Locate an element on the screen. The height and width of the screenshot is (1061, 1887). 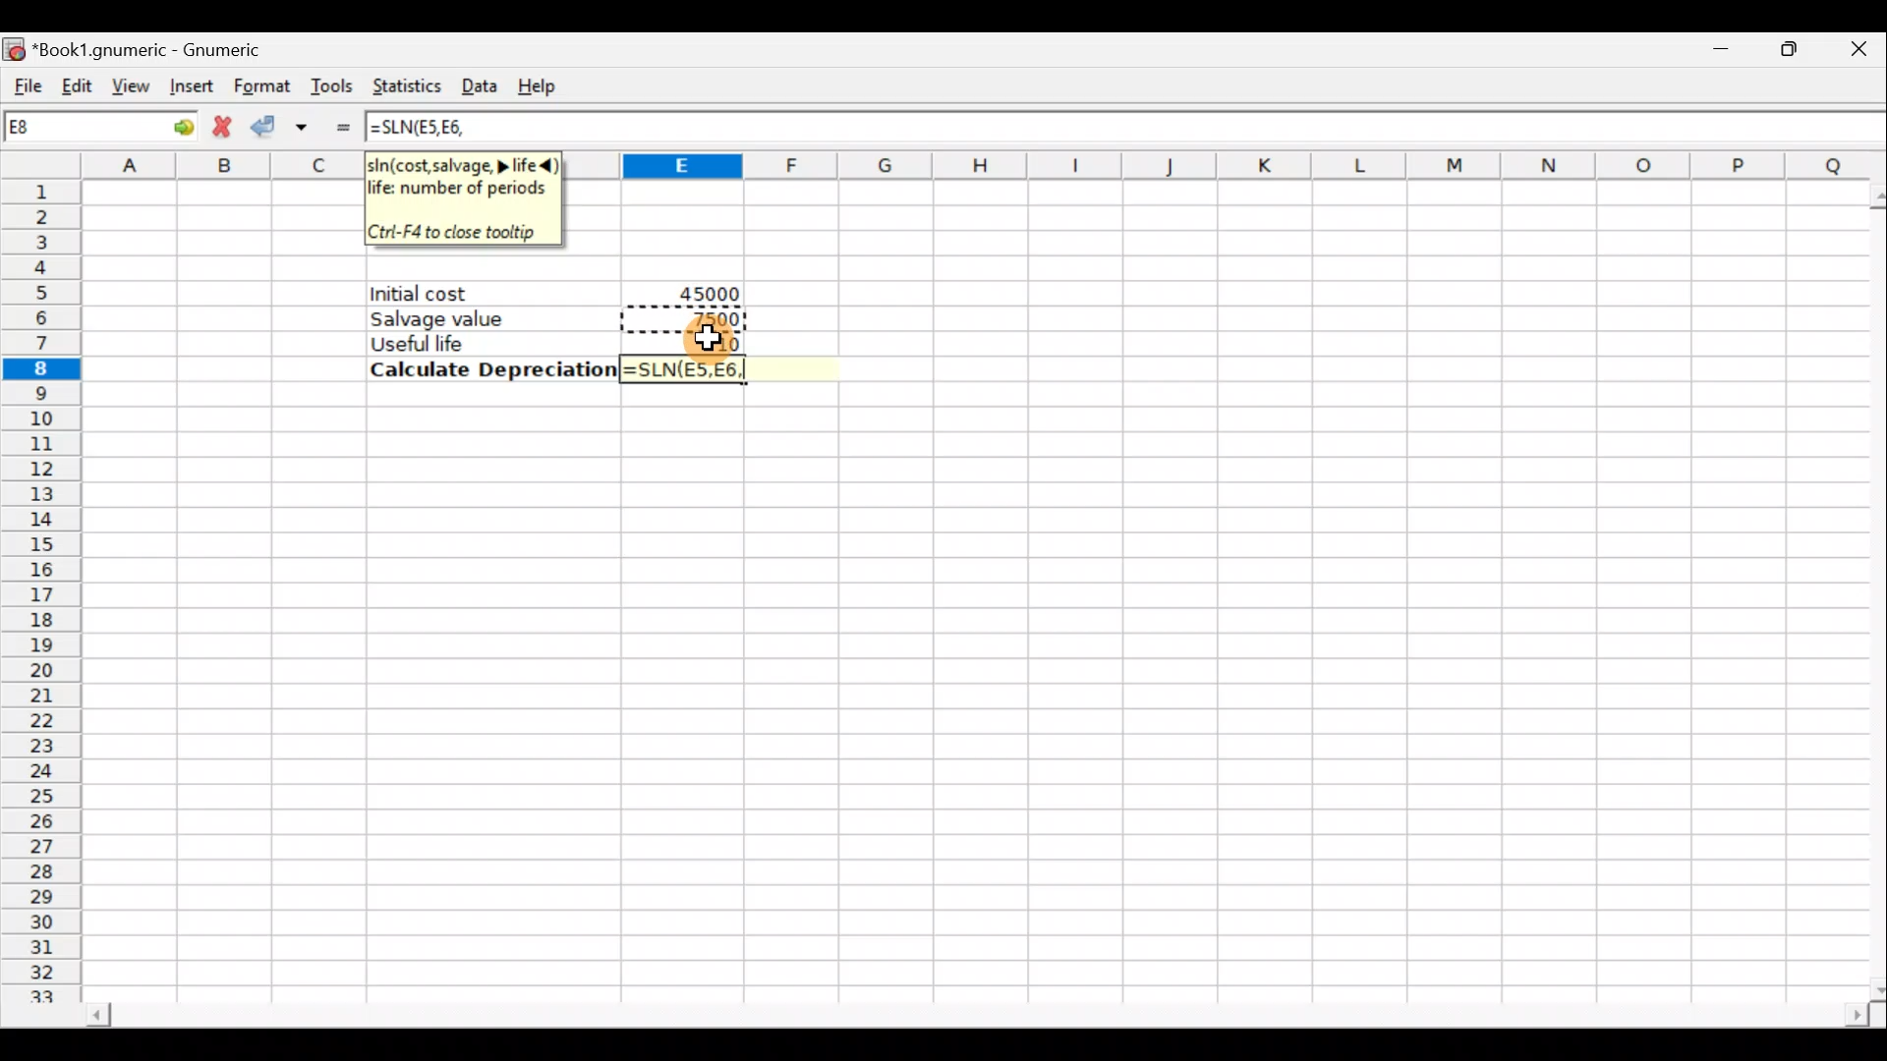
10 is located at coordinates (721, 342).